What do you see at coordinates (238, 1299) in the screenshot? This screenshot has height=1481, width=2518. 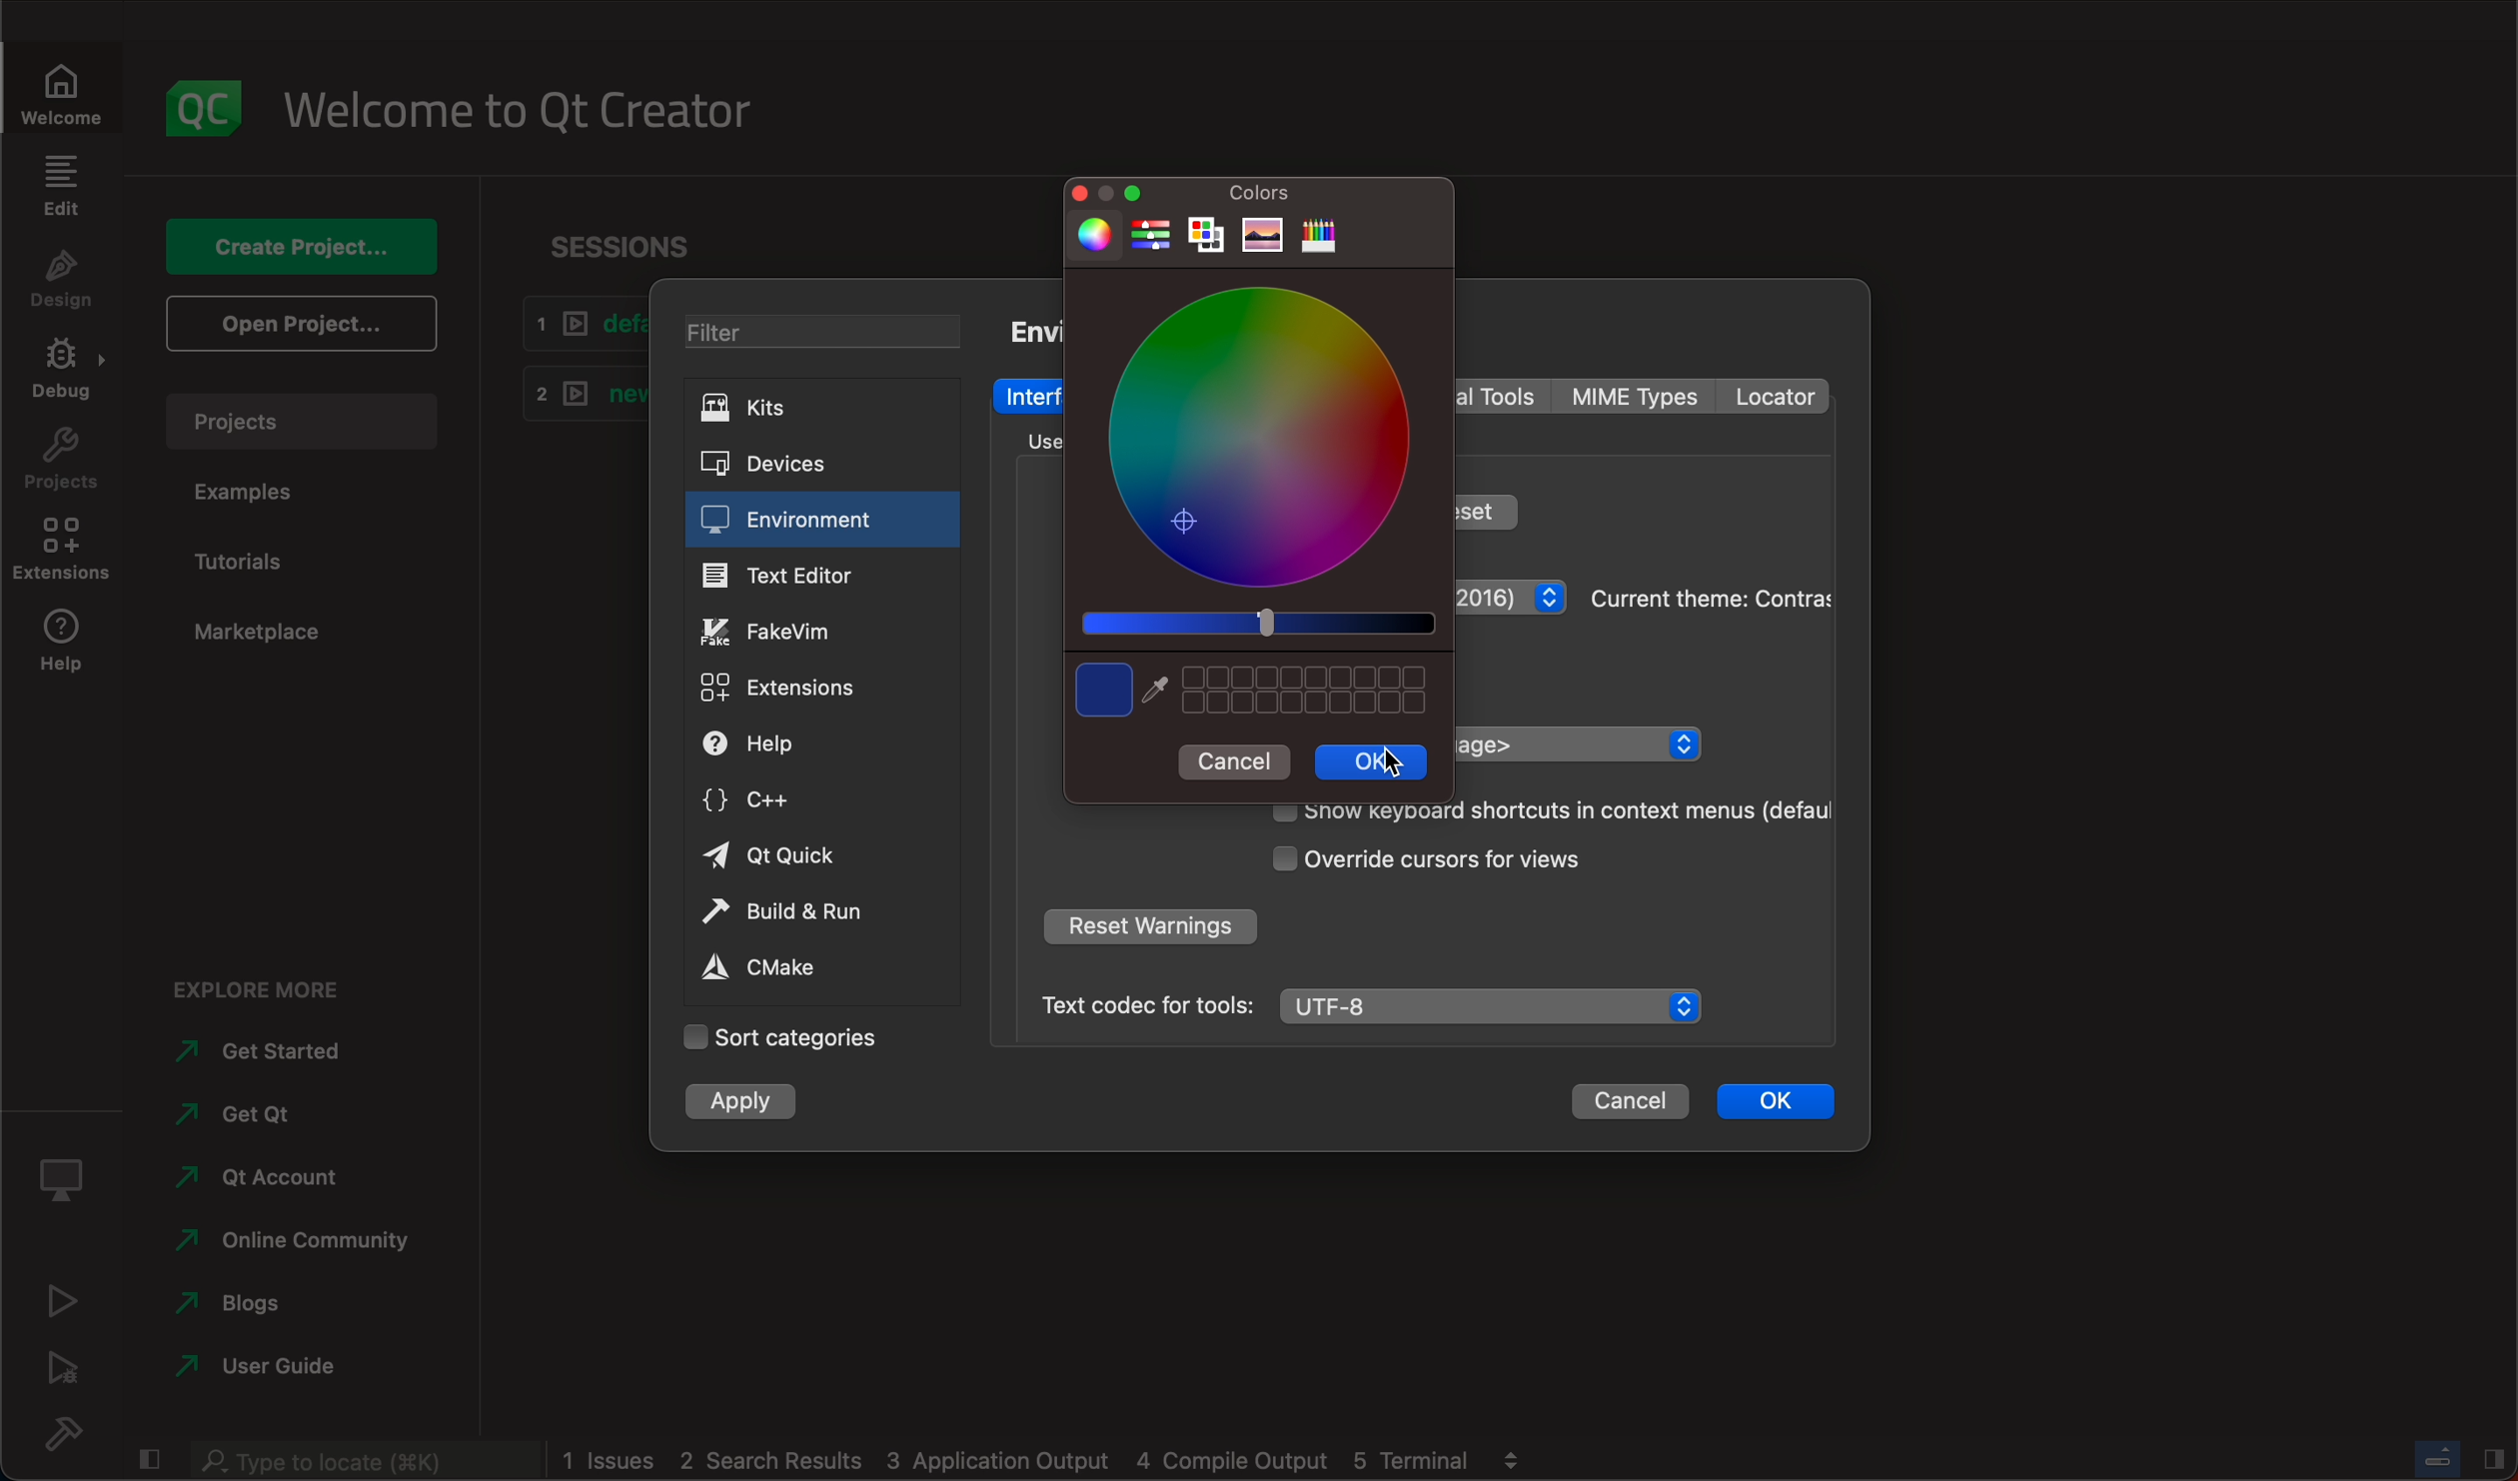 I see `blogs` at bounding box center [238, 1299].